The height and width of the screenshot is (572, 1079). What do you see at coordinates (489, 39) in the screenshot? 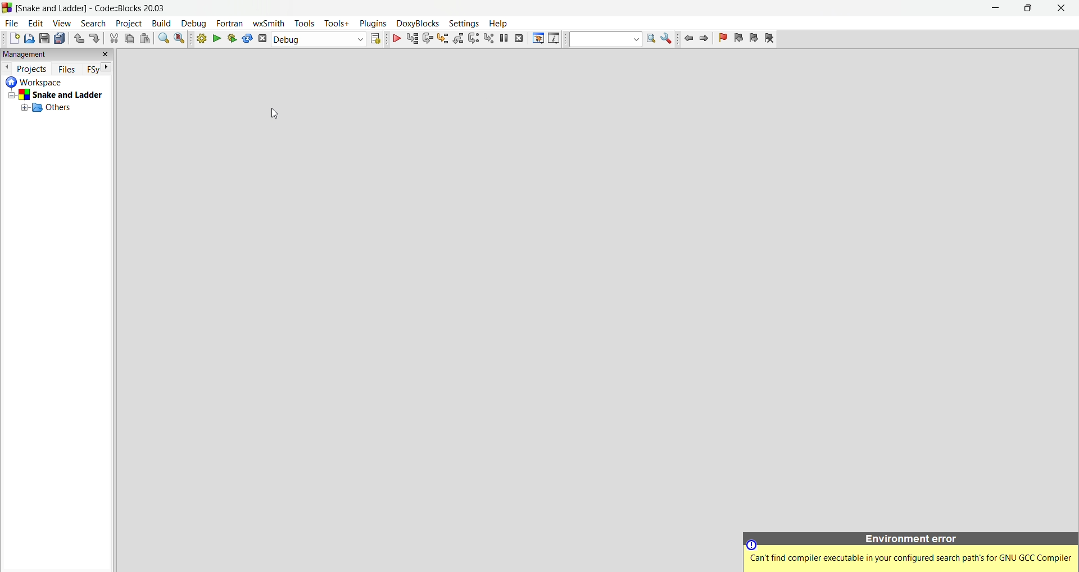
I see `step into instructions` at bounding box center [489, 39].